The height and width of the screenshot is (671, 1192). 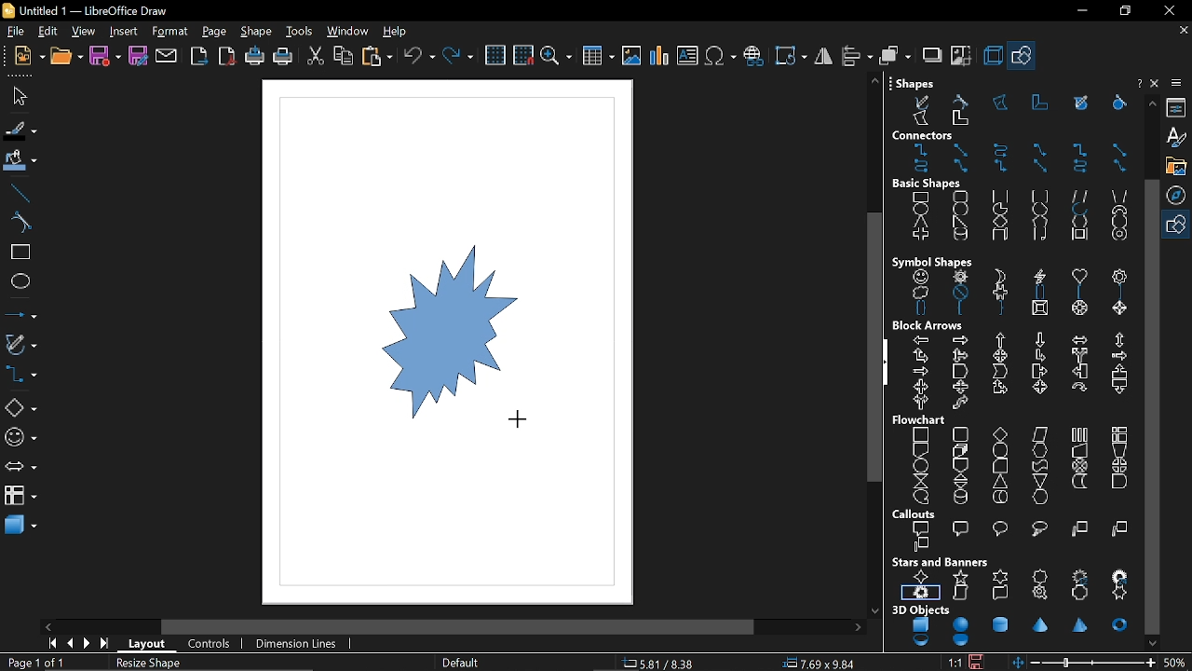 I want to click on page, so click(x=214, y=32).